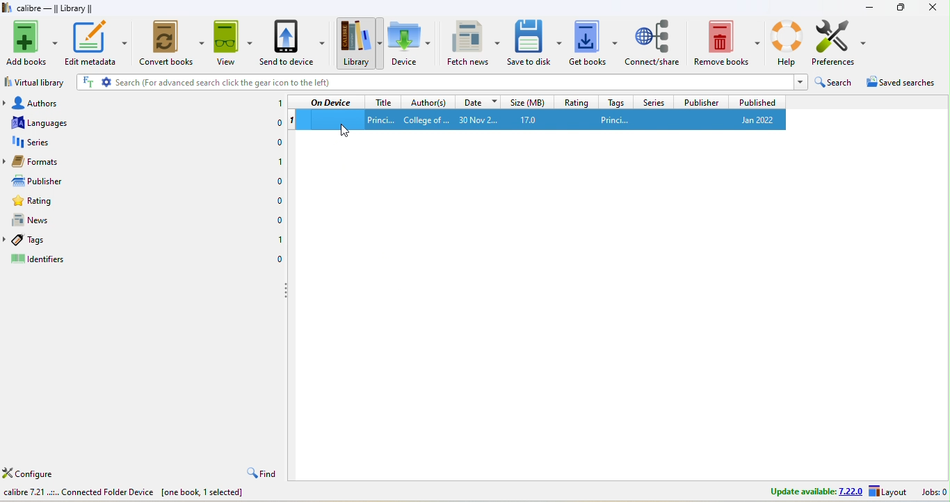  What do you see at coordinates (807, 491) in the screenshot?
I see `update avalable 7.22.0` at bounding box center [807, 491].